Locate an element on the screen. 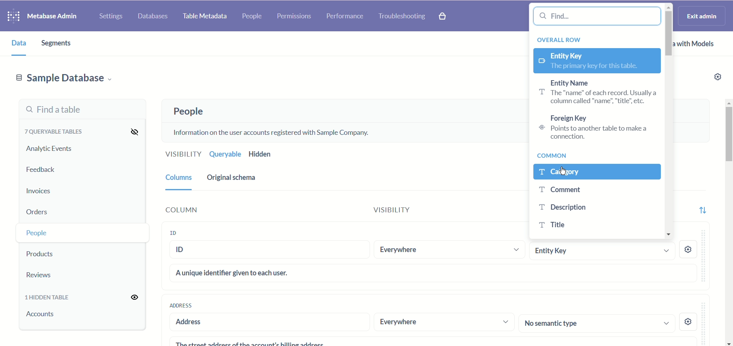 The image size is (733, 346). Common is located at coordinates (555, 156).